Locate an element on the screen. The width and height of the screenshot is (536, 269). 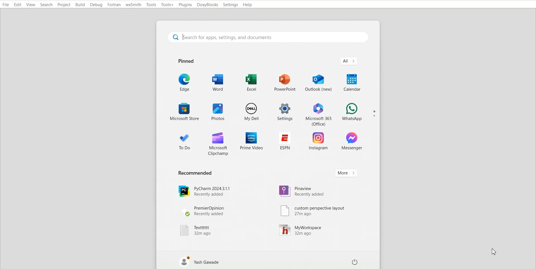
Build is located at coordinates (80, 5).